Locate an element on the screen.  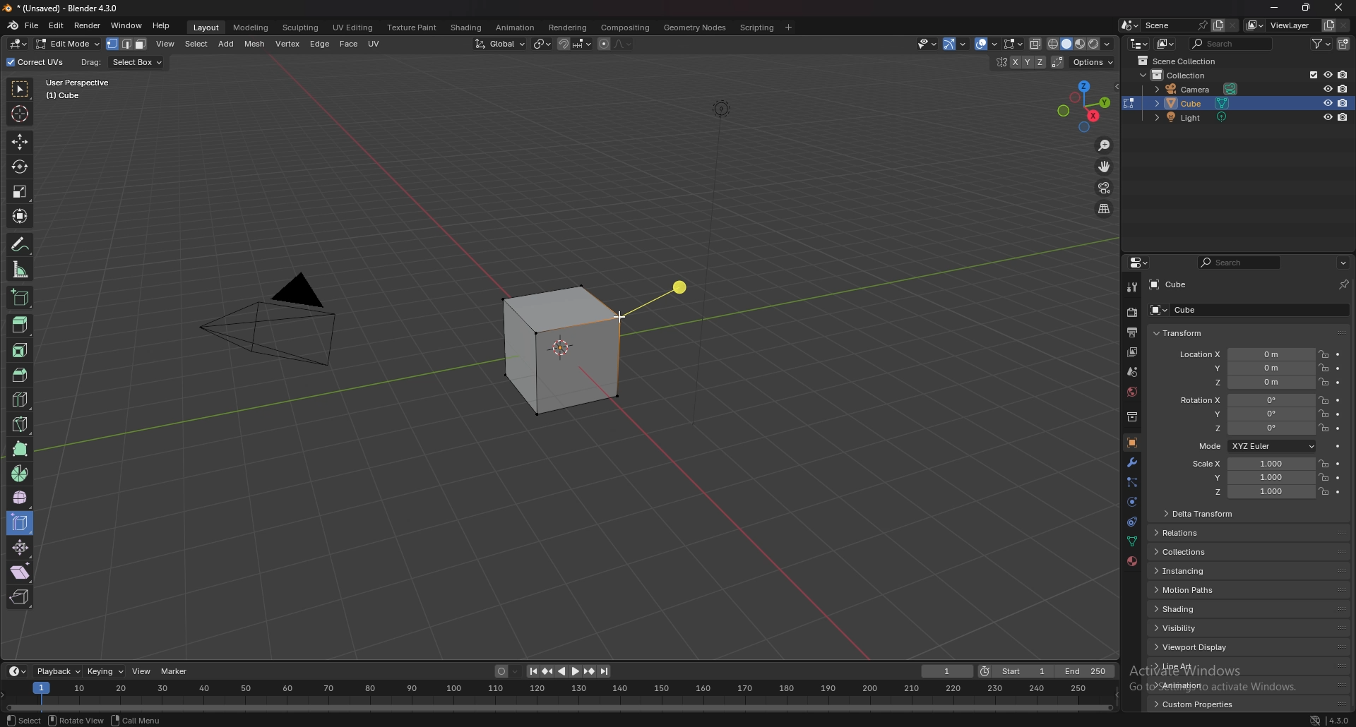
uv editing is located at coordinates (354, 28).